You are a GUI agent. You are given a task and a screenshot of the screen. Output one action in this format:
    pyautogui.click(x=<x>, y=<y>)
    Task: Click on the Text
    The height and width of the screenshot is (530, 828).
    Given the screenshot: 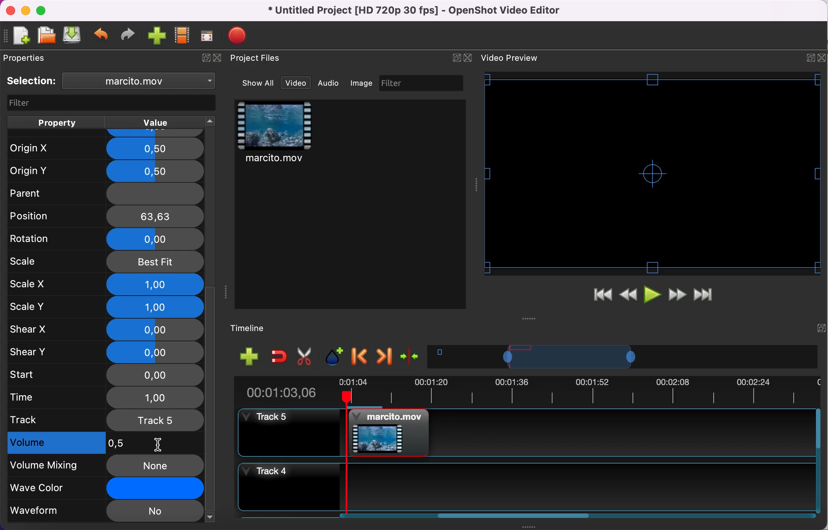 What is the action you would take?
    pyautogui.click(x=509, y=58)
    